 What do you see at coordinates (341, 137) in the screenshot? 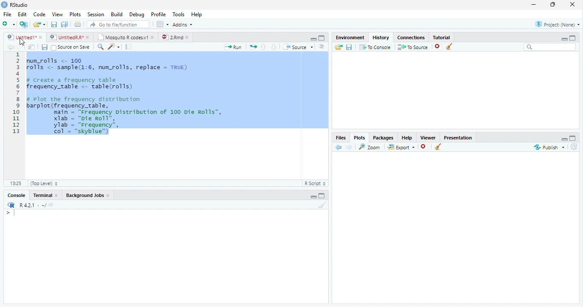
I see `Files` at bounding box center [341, 137].